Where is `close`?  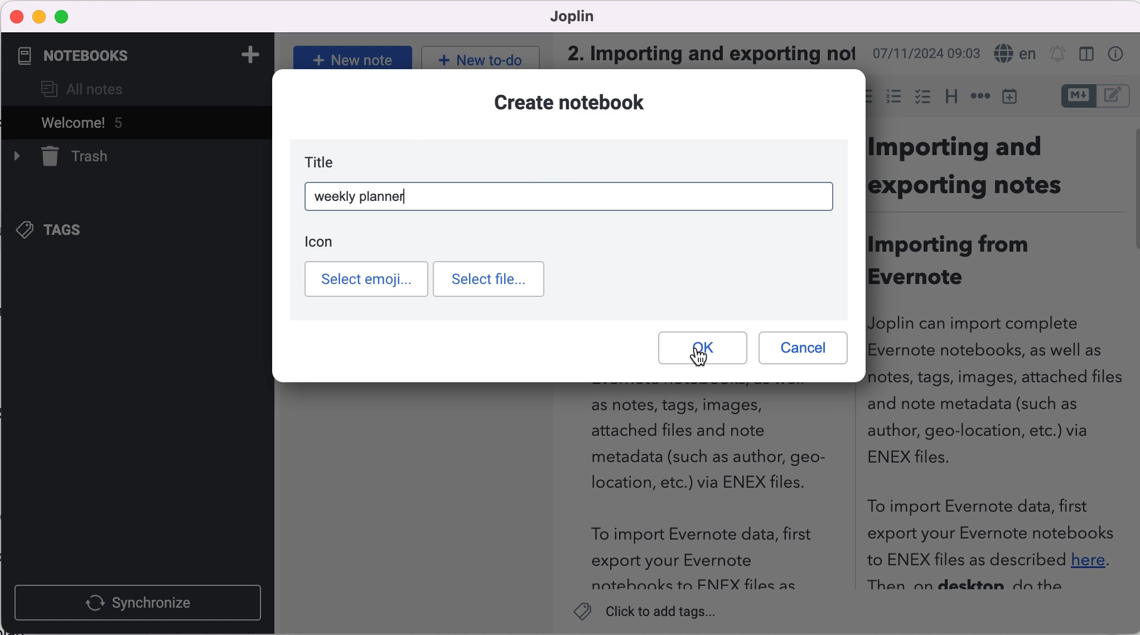
close is located at coordinates (17, 16).